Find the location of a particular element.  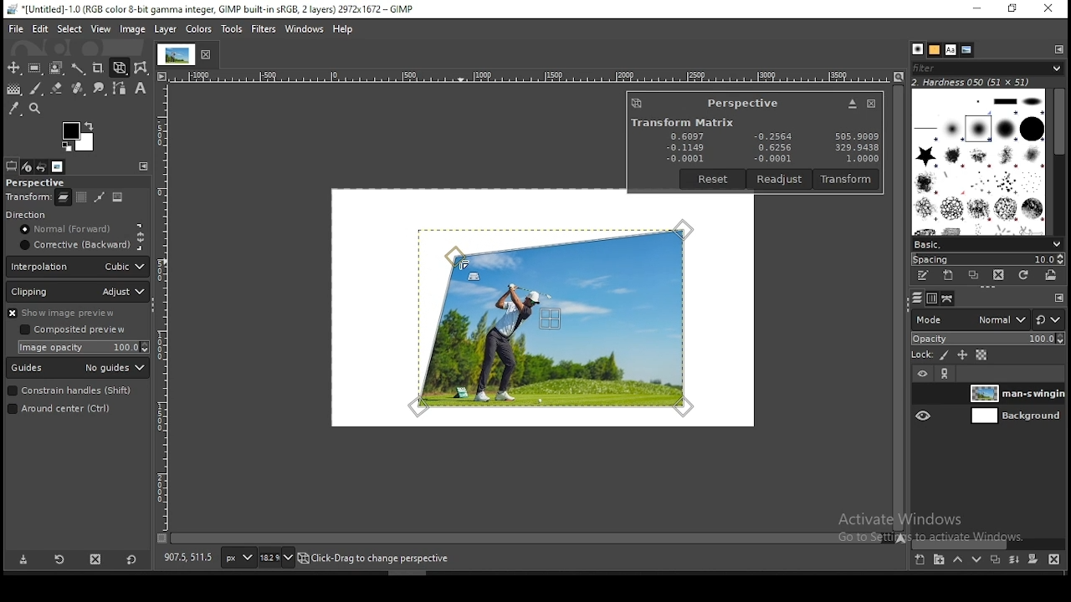

select is located at coordinates (69, 29).